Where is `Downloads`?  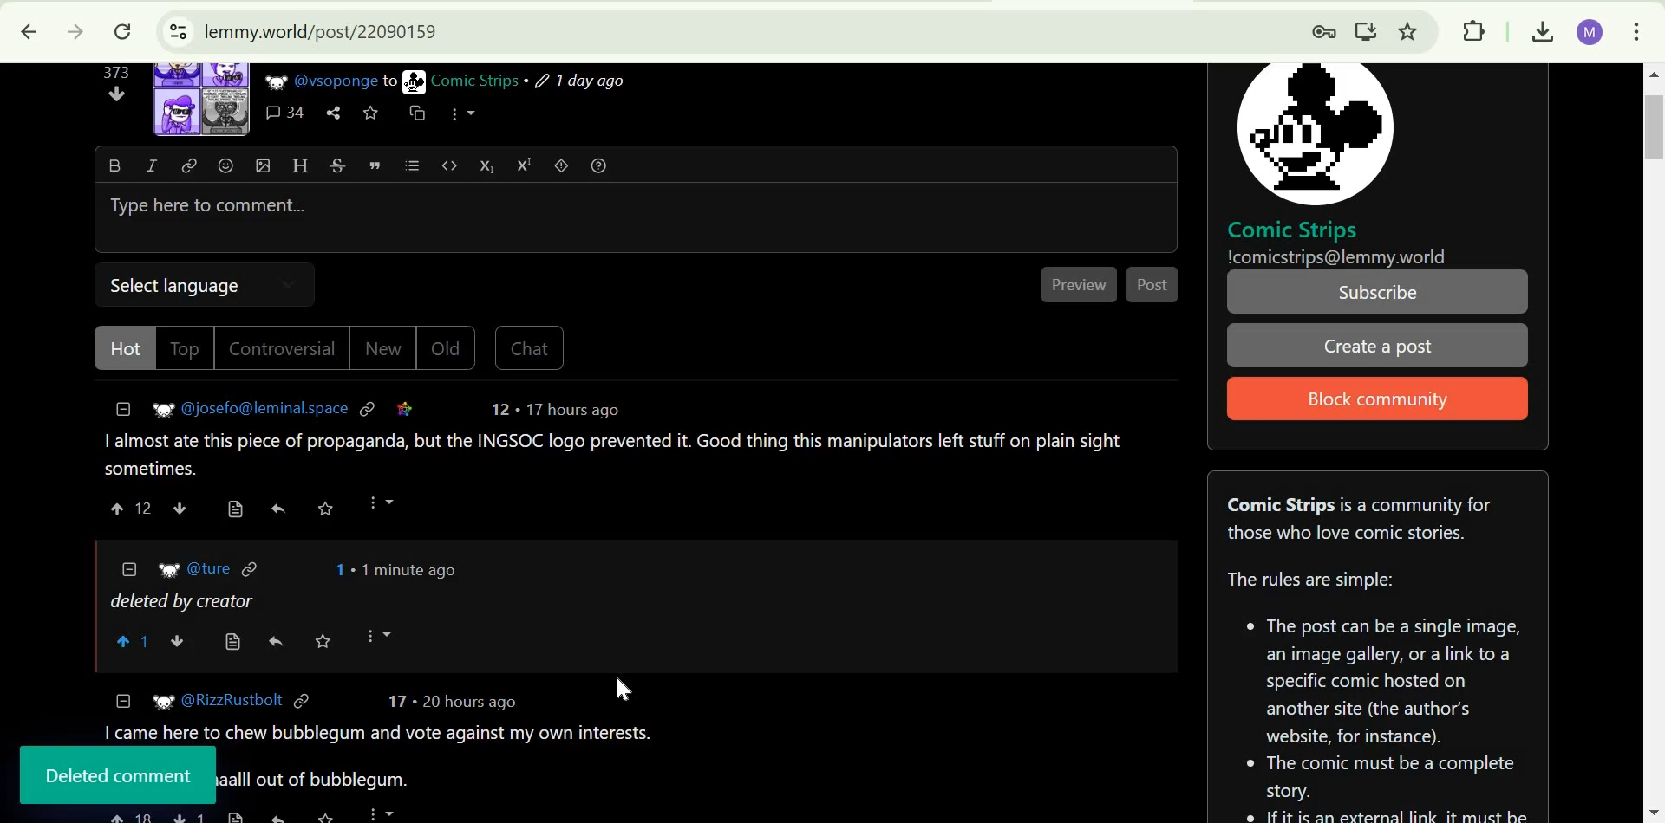 Downloads is located at coordinates (1538, 30).